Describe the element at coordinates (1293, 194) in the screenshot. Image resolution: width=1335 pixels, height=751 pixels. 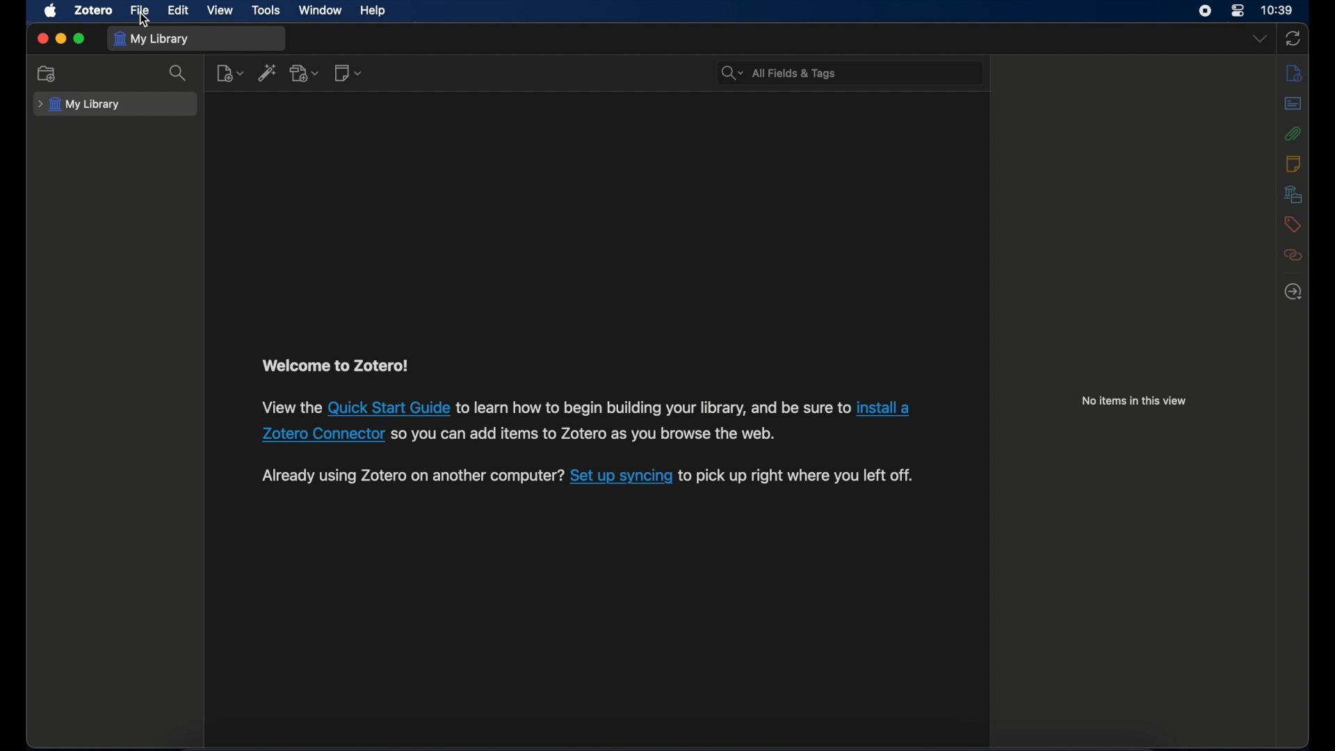
I see `libraries` at that location.